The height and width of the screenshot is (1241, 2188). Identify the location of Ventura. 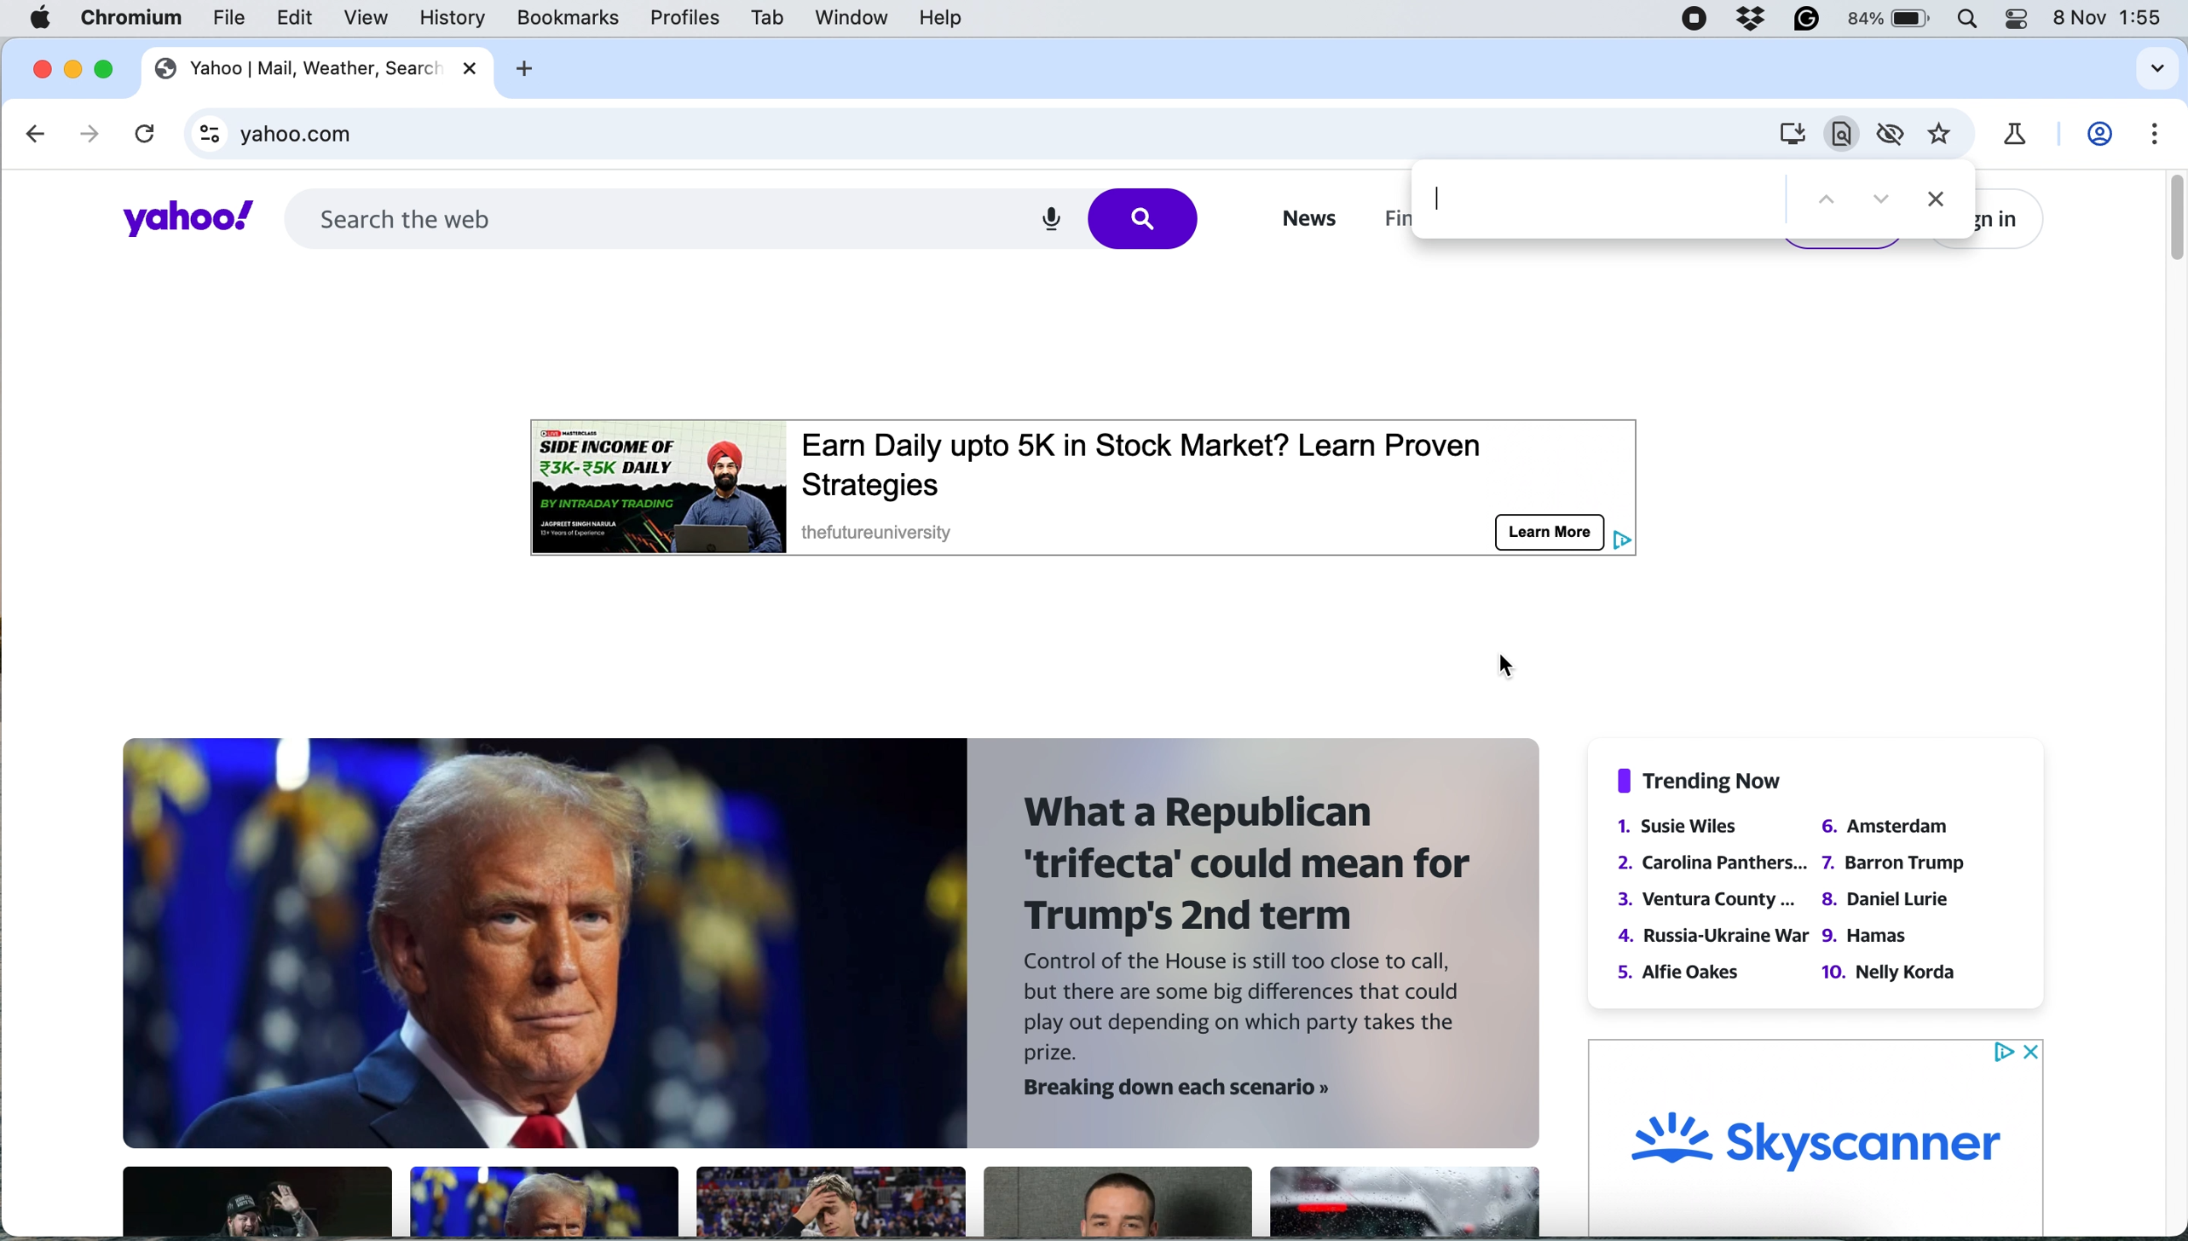
(1709, 900).